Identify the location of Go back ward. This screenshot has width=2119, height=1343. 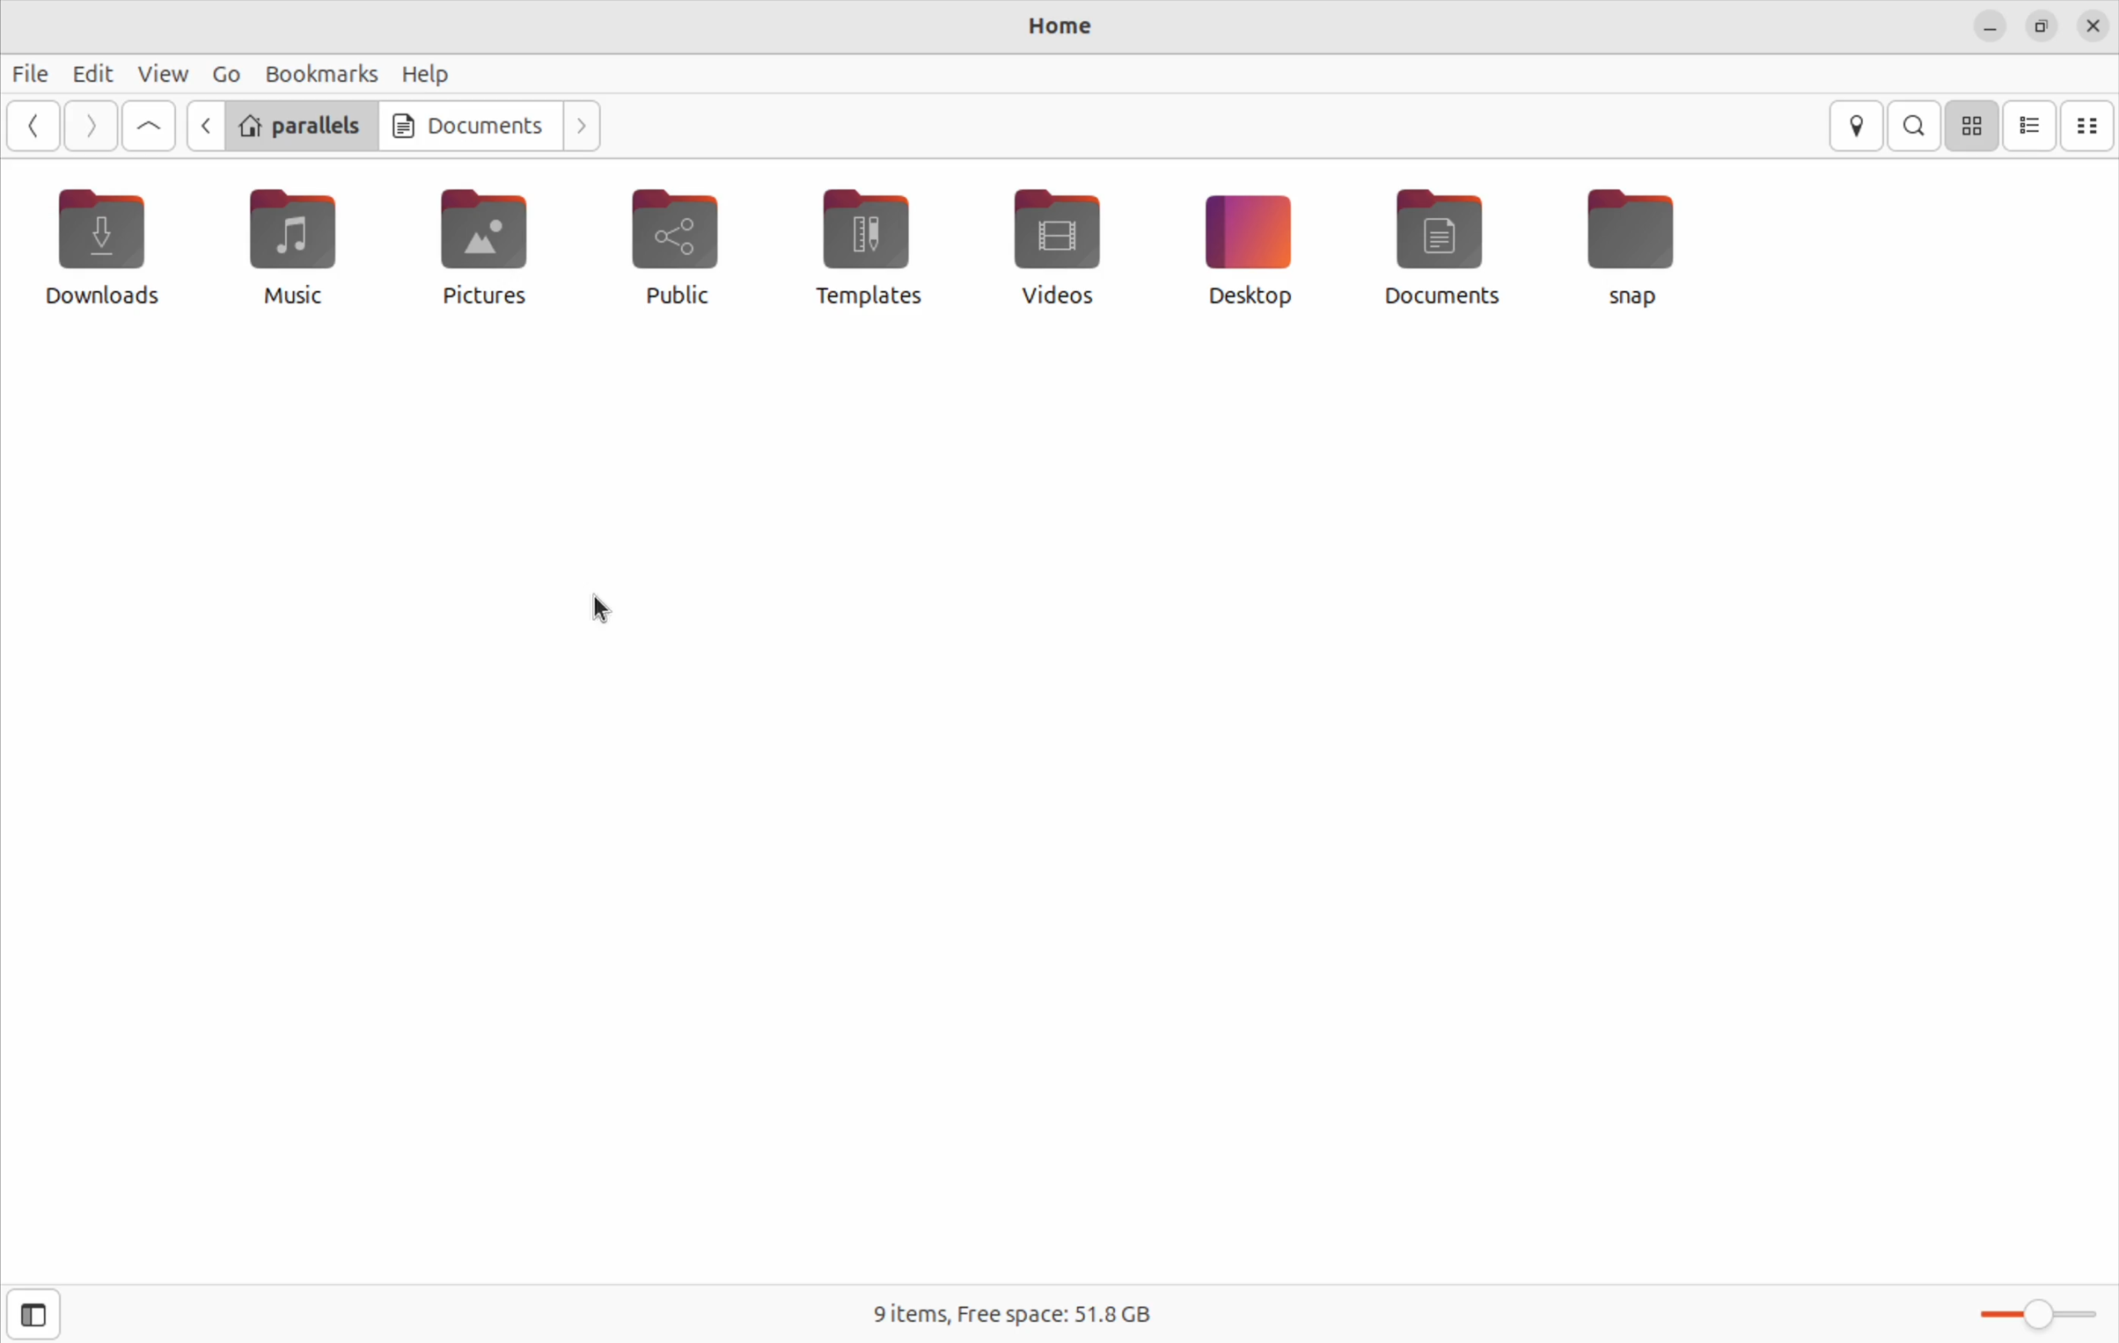
(36, 126).